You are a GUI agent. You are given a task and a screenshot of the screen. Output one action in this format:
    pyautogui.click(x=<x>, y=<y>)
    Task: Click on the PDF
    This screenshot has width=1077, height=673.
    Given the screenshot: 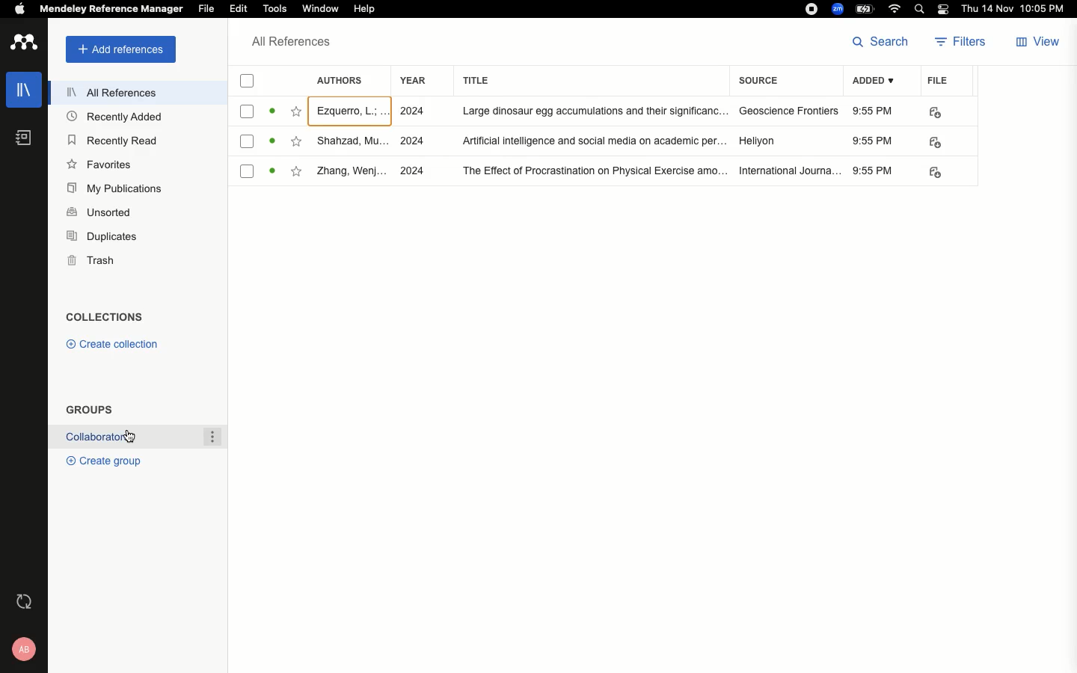 What is the action you would take?
    pyautogui.click(x=939, y=111)
    